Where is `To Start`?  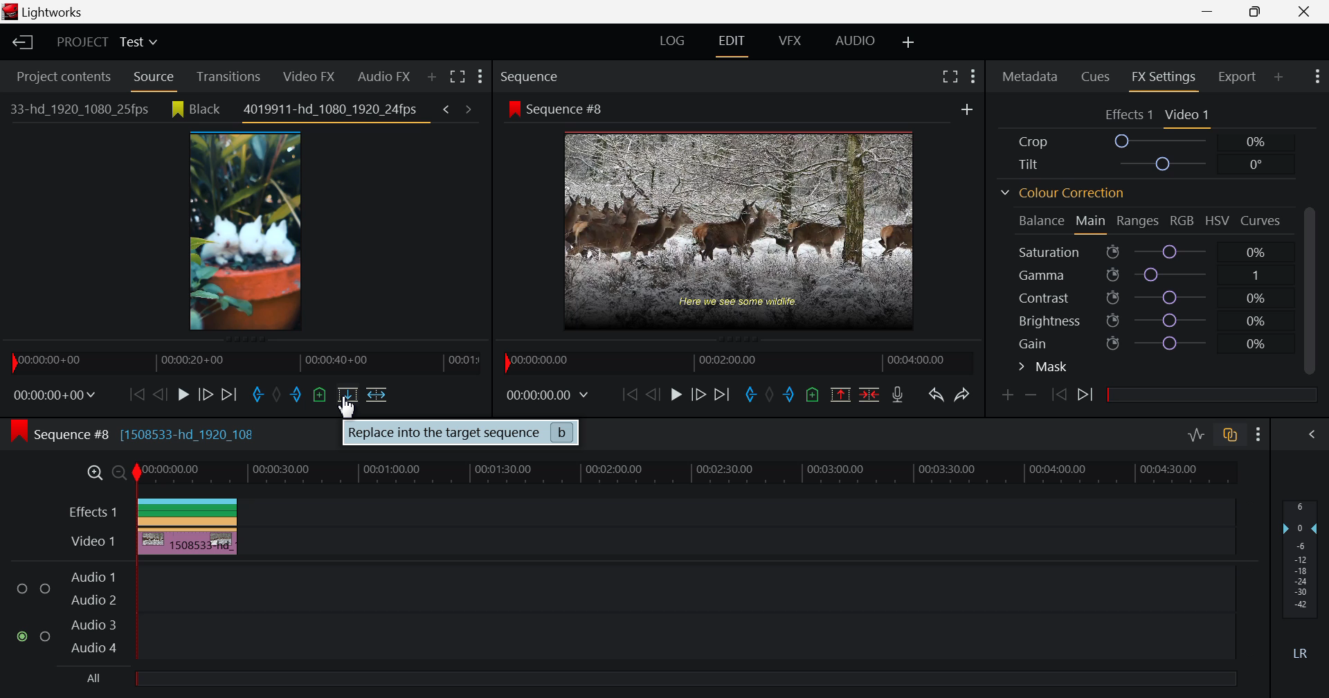
To Start is located at coordinates (630, 395).